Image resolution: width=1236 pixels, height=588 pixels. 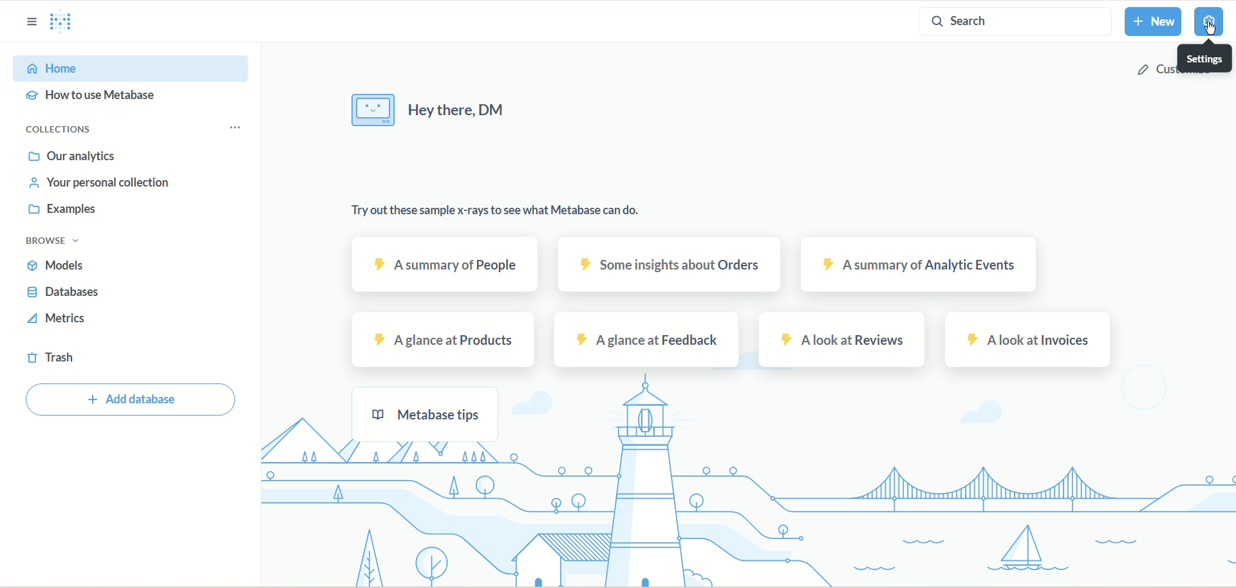 I want to click on Models, so click(x=57, y=266).